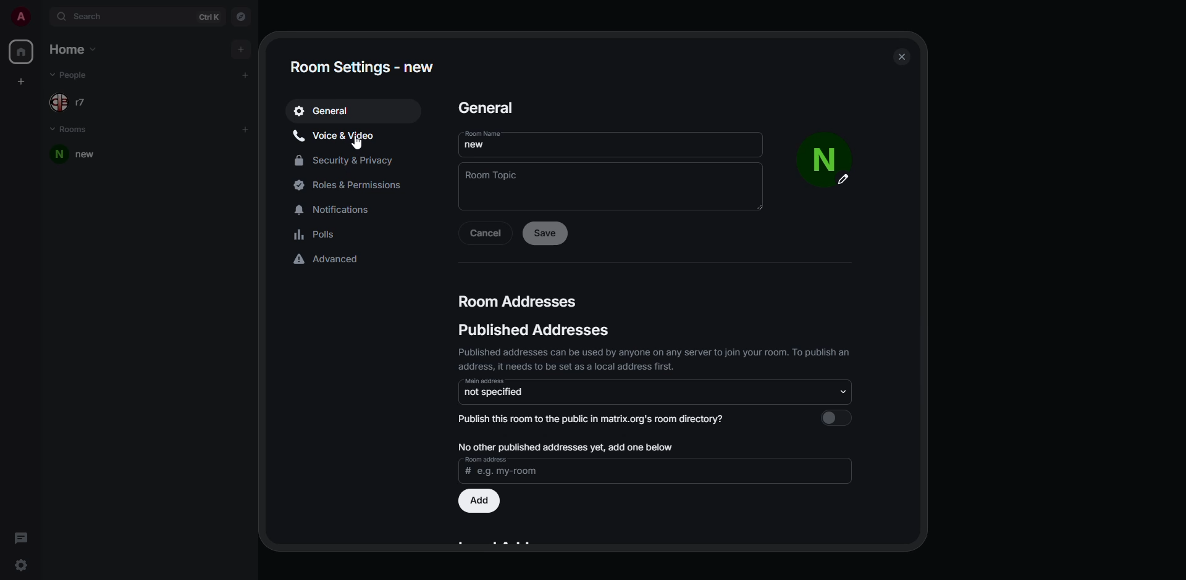 The height and width of the screenshot is (580, 1186). What do you see at coordinates (242, 17) in the screenshot?
I see `navigator` at bounding box center [242, 17].